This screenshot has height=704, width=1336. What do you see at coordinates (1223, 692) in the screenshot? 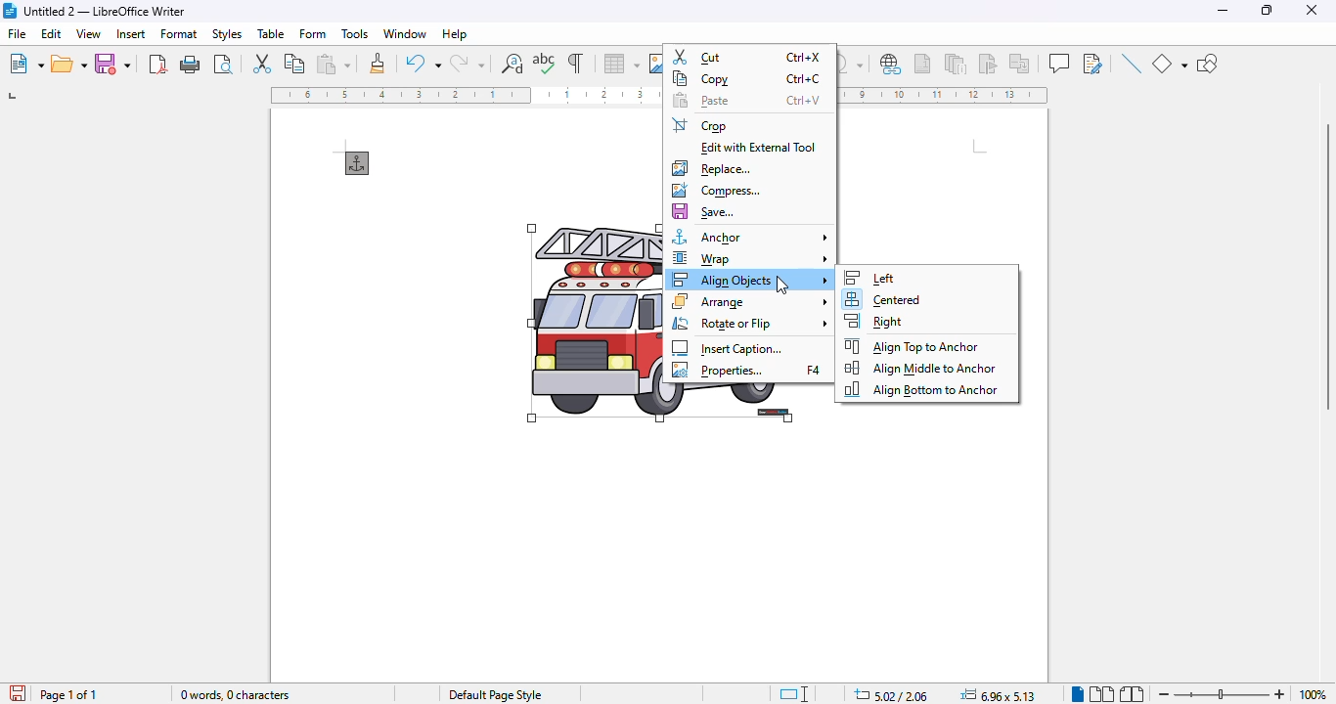
I see `zoom slider` at bounding box center [1223, 692].